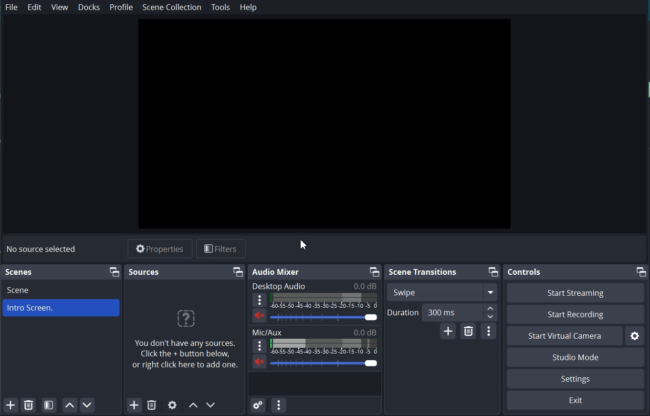 This screenshot has width=650, height=416. Describe the element at coordinates (211, 405) in the screenshot. I see `Move scene Down` at that location.